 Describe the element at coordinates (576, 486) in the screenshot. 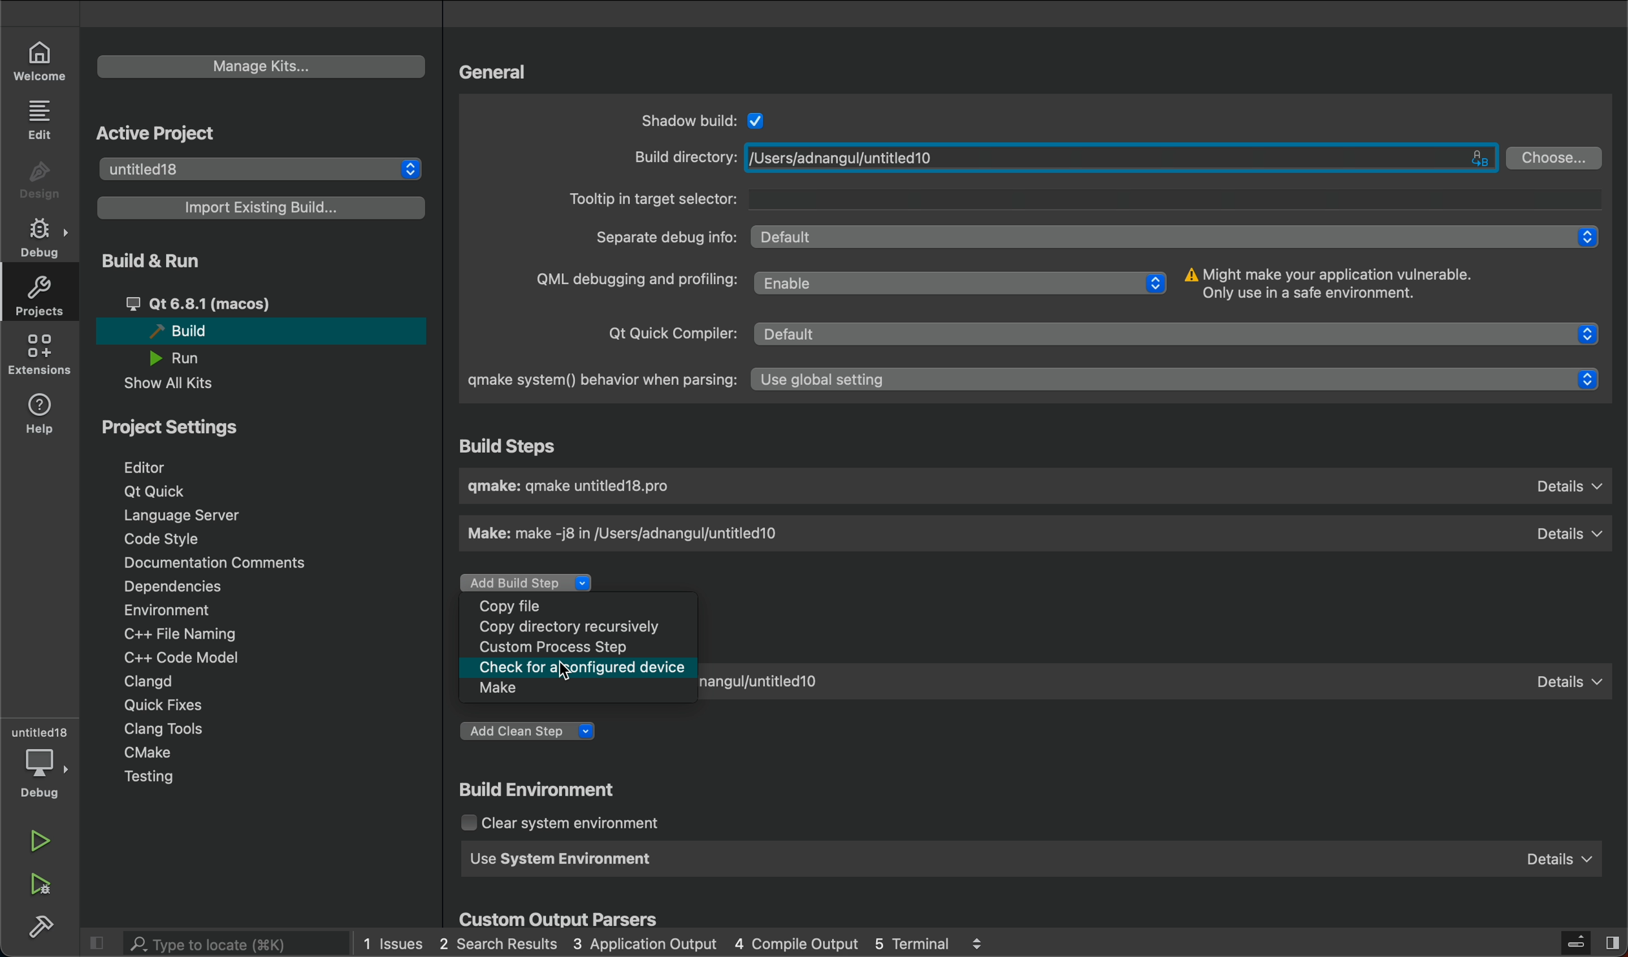

I see `gmake: gmake untitled18.pro` at that location.